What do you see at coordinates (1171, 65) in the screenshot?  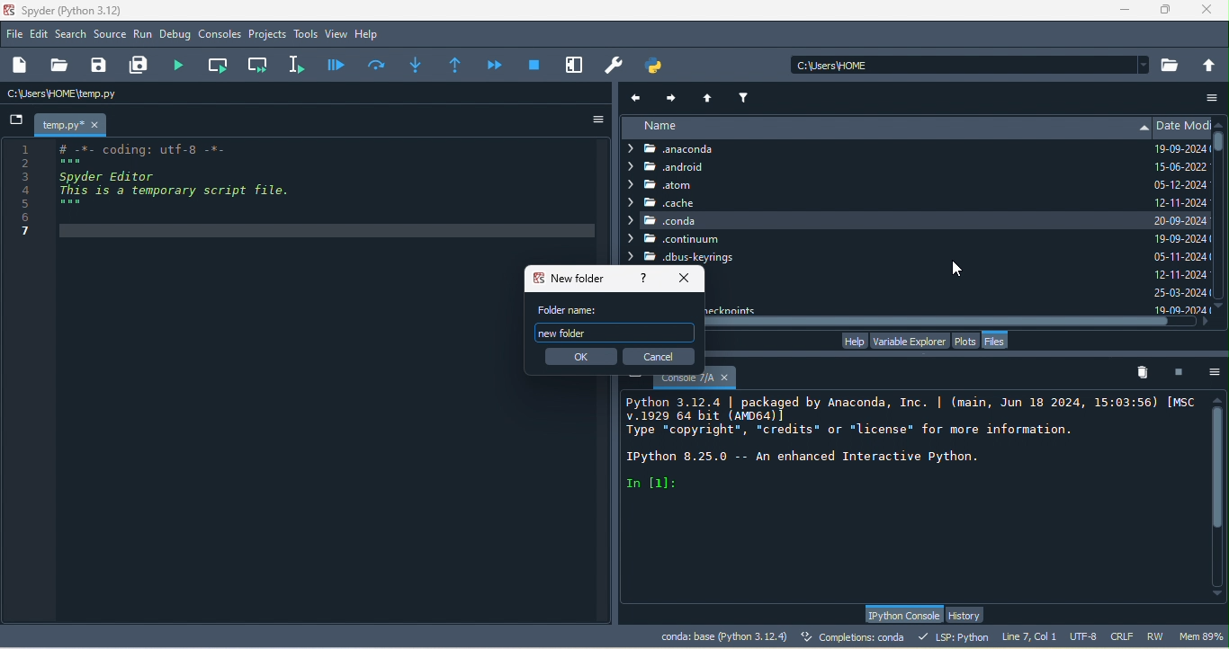 I see `browse` at bounding box center [1171, 65].